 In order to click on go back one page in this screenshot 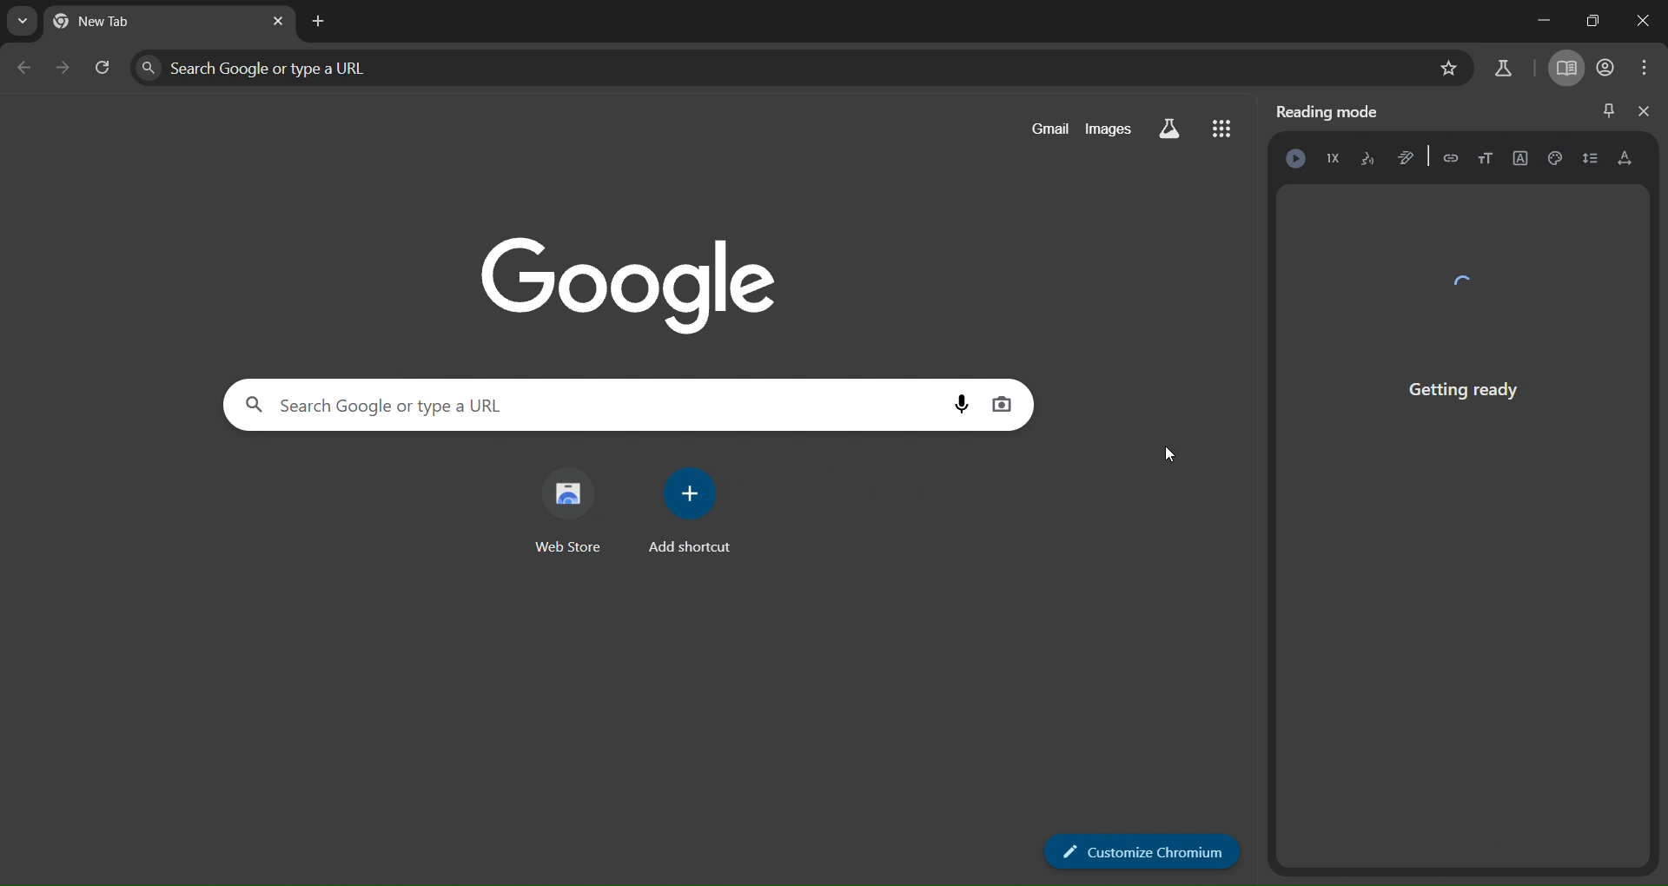, I will do `click(24, 68)`.